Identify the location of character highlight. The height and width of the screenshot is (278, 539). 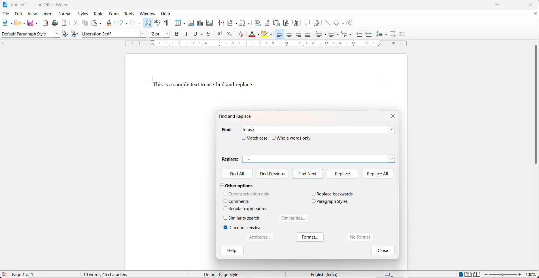
(265, 34).